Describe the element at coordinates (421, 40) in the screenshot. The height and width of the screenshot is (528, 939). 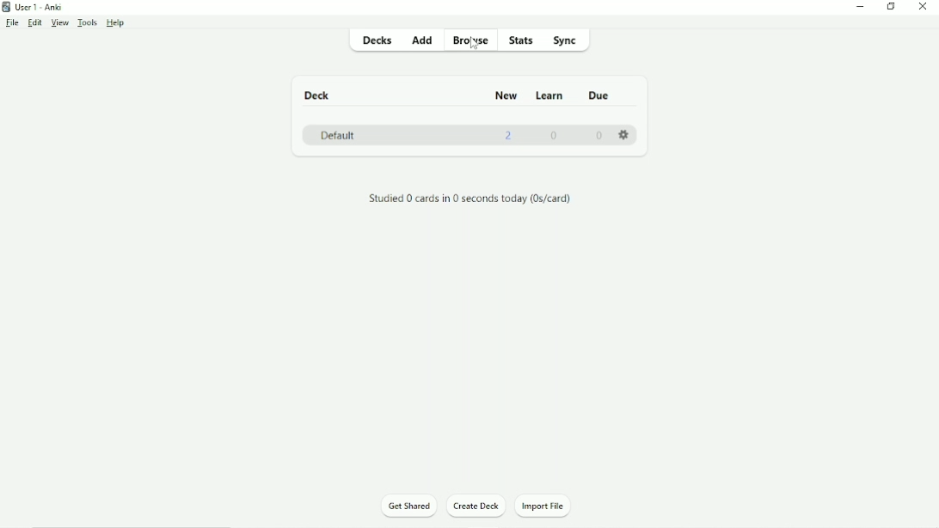
I see `Add` at that location.